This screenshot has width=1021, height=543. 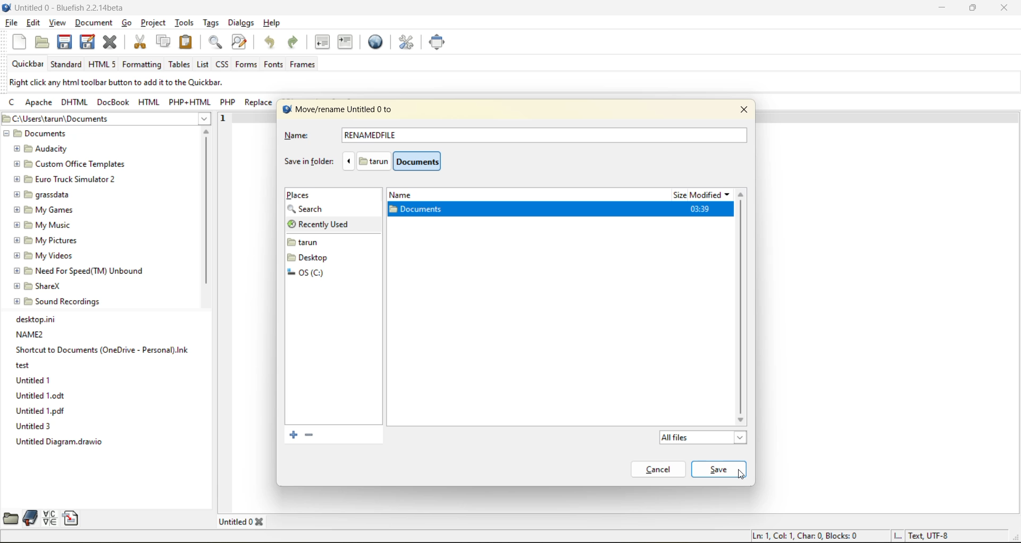 What do you see at coordinates (180, 66) in the screenshot?
I see `tables` at bounding box center [180, 66].